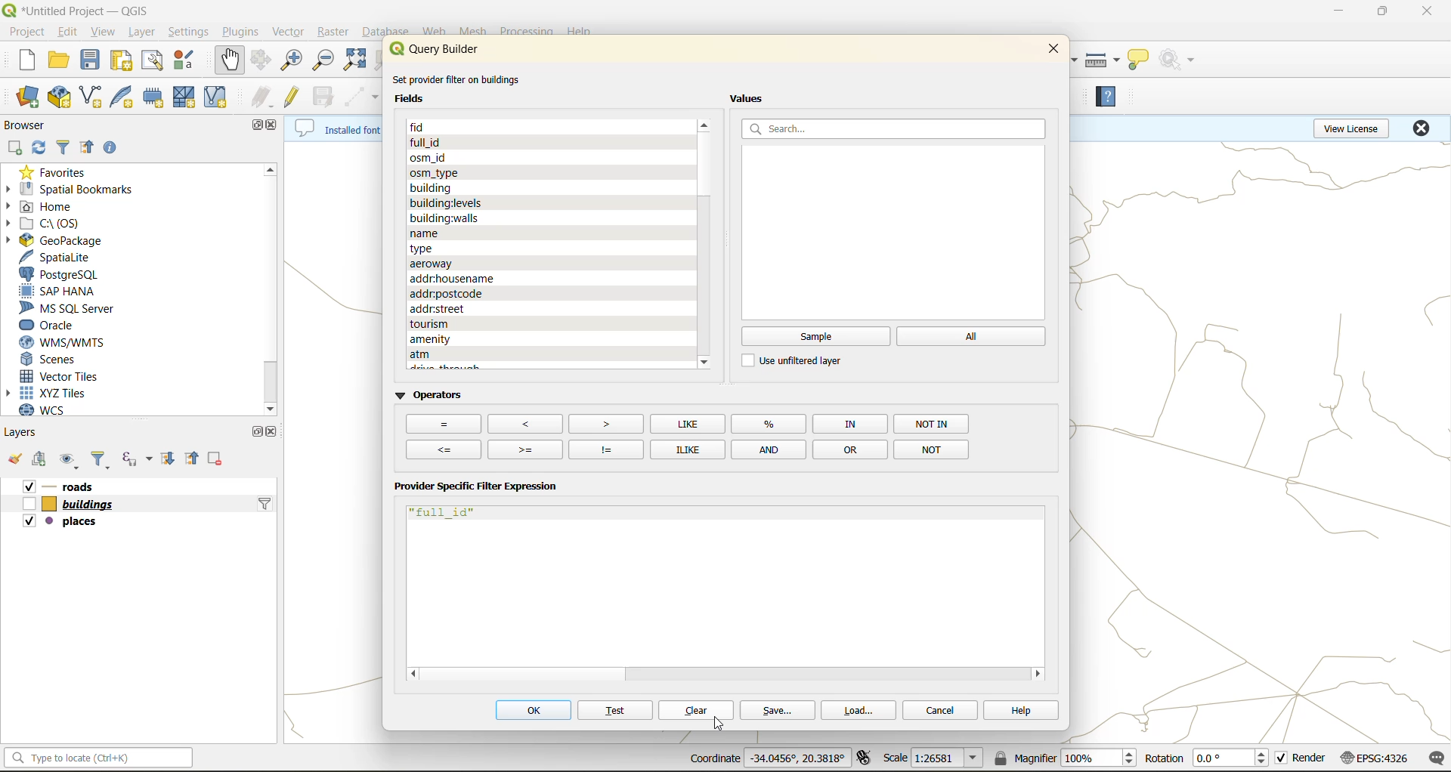  Describe the element at coordinates (191, 457) in the screenshot. I see `collapse all` at that location.